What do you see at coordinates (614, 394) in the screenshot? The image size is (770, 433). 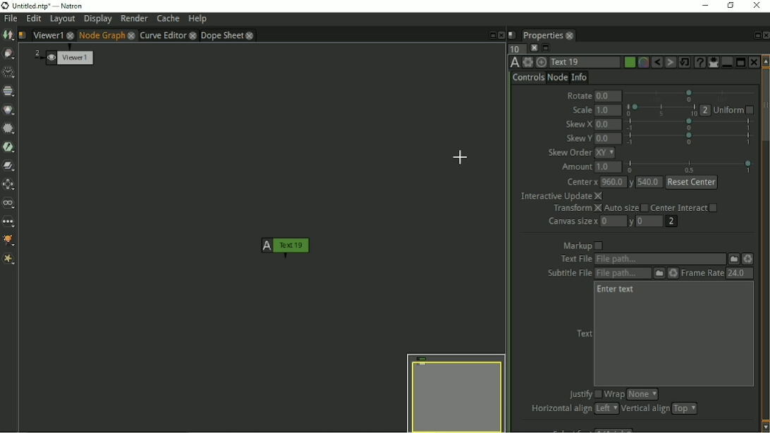 I see `Wrap` at bounding box center [614, 394].